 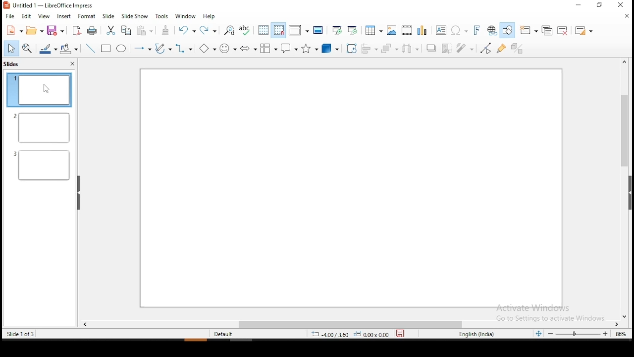 What do you see at coordinates (448, 48) in the screenshot?
I see `crop image` at bounding box center [448, 48].